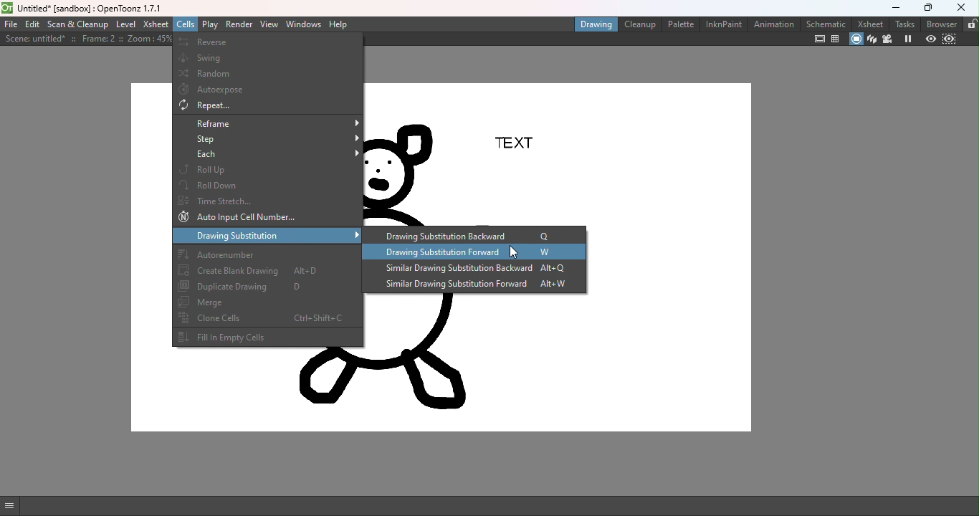 This screenshot has width=979, height=516. Describe the element at coordinates (303, 24) in the screenshot. I see `Windows` at that location.